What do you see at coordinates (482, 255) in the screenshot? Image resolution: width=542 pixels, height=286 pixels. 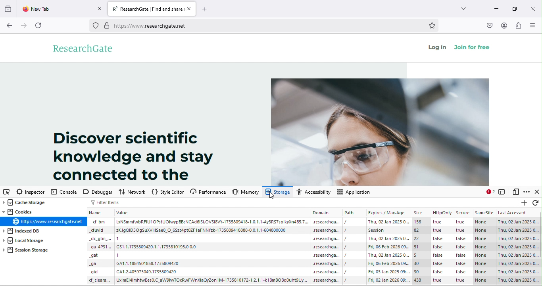 I see `none` at bounding box center [482, 255].